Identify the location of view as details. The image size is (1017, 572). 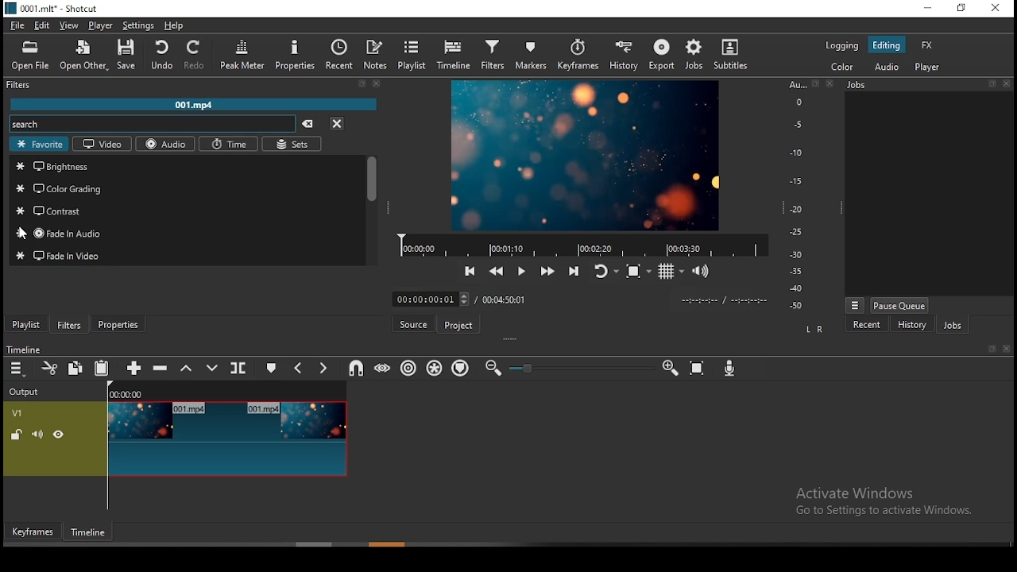
(159, 300).